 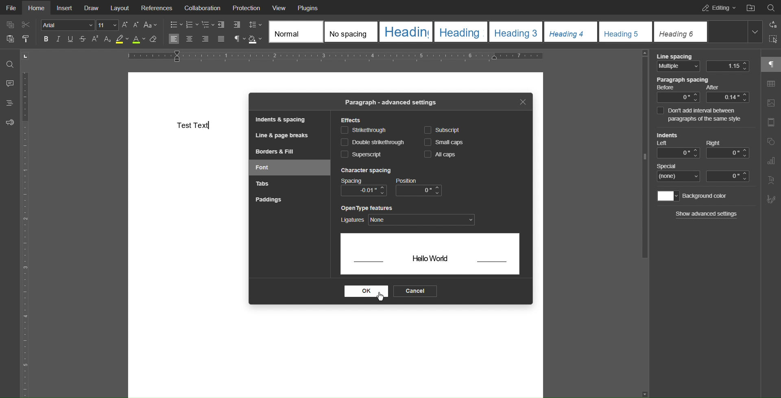 I want to click on Superscript, so click(x=362, y=154).